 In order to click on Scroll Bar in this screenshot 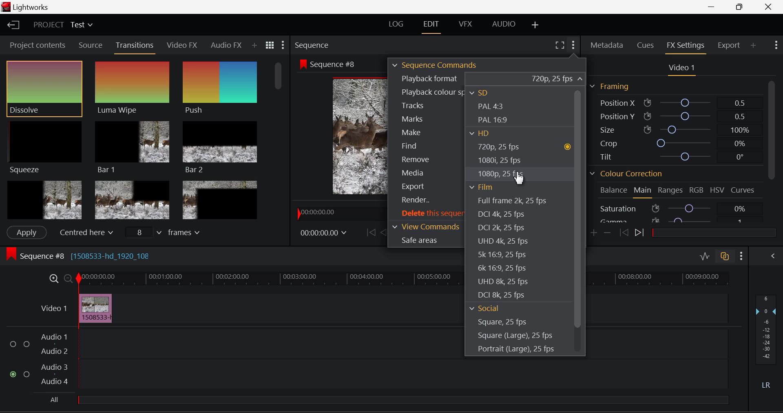, I will do `click(772, 152)`.